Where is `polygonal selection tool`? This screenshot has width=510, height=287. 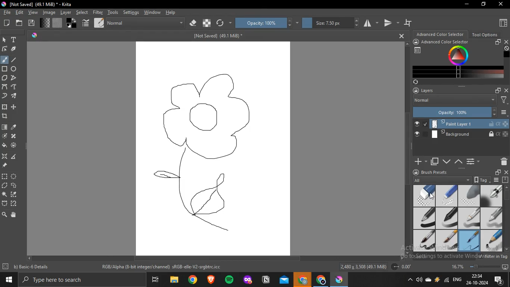
polygonal selection tool is located at coordinates (6, 185).